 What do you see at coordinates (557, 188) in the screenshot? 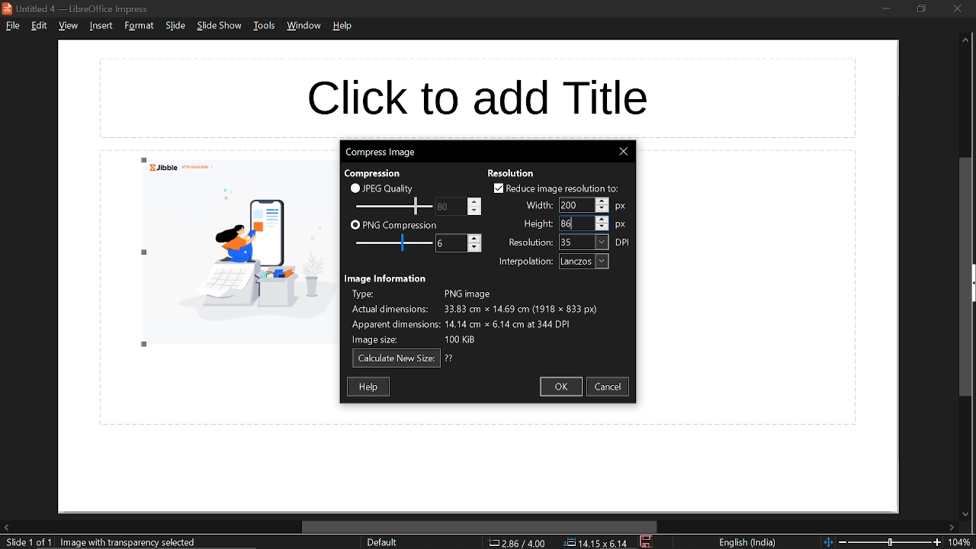
I see `reduce image resolution to` at bounding box center [557, 188].